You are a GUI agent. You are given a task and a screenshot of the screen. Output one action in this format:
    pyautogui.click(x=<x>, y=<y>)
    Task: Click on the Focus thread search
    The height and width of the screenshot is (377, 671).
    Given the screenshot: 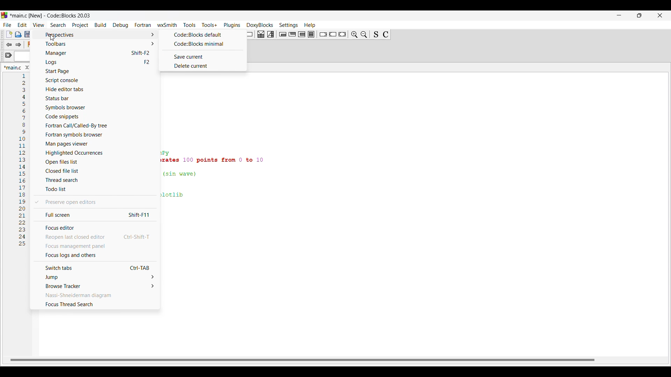 What is the action you would take?
    pyautogui.click(x=94, y=304)
    